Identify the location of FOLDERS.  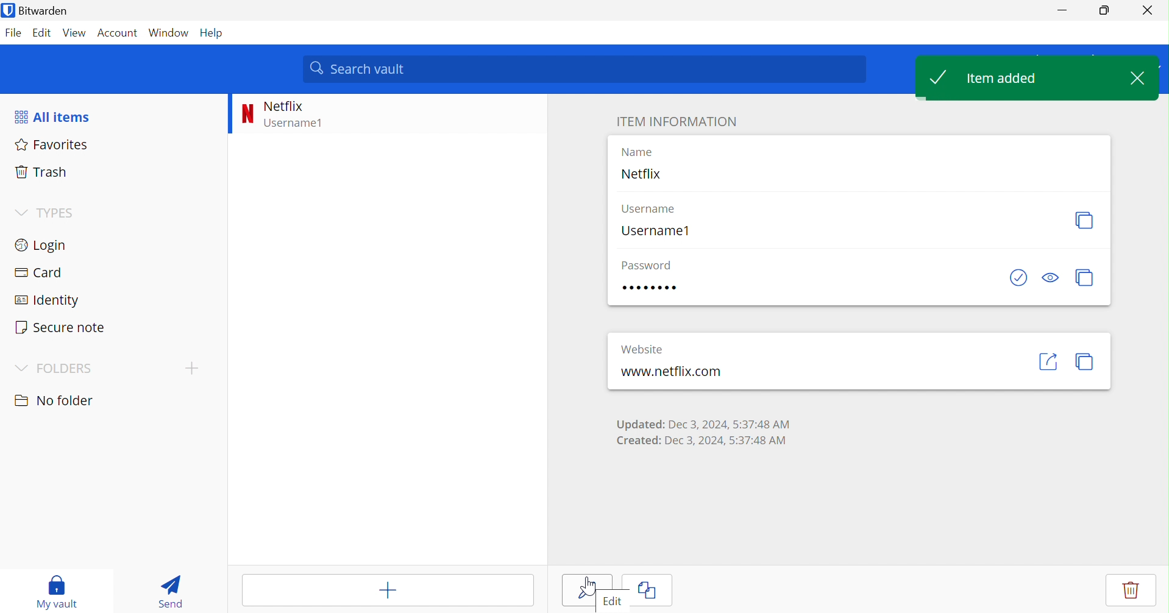
(52, 369).